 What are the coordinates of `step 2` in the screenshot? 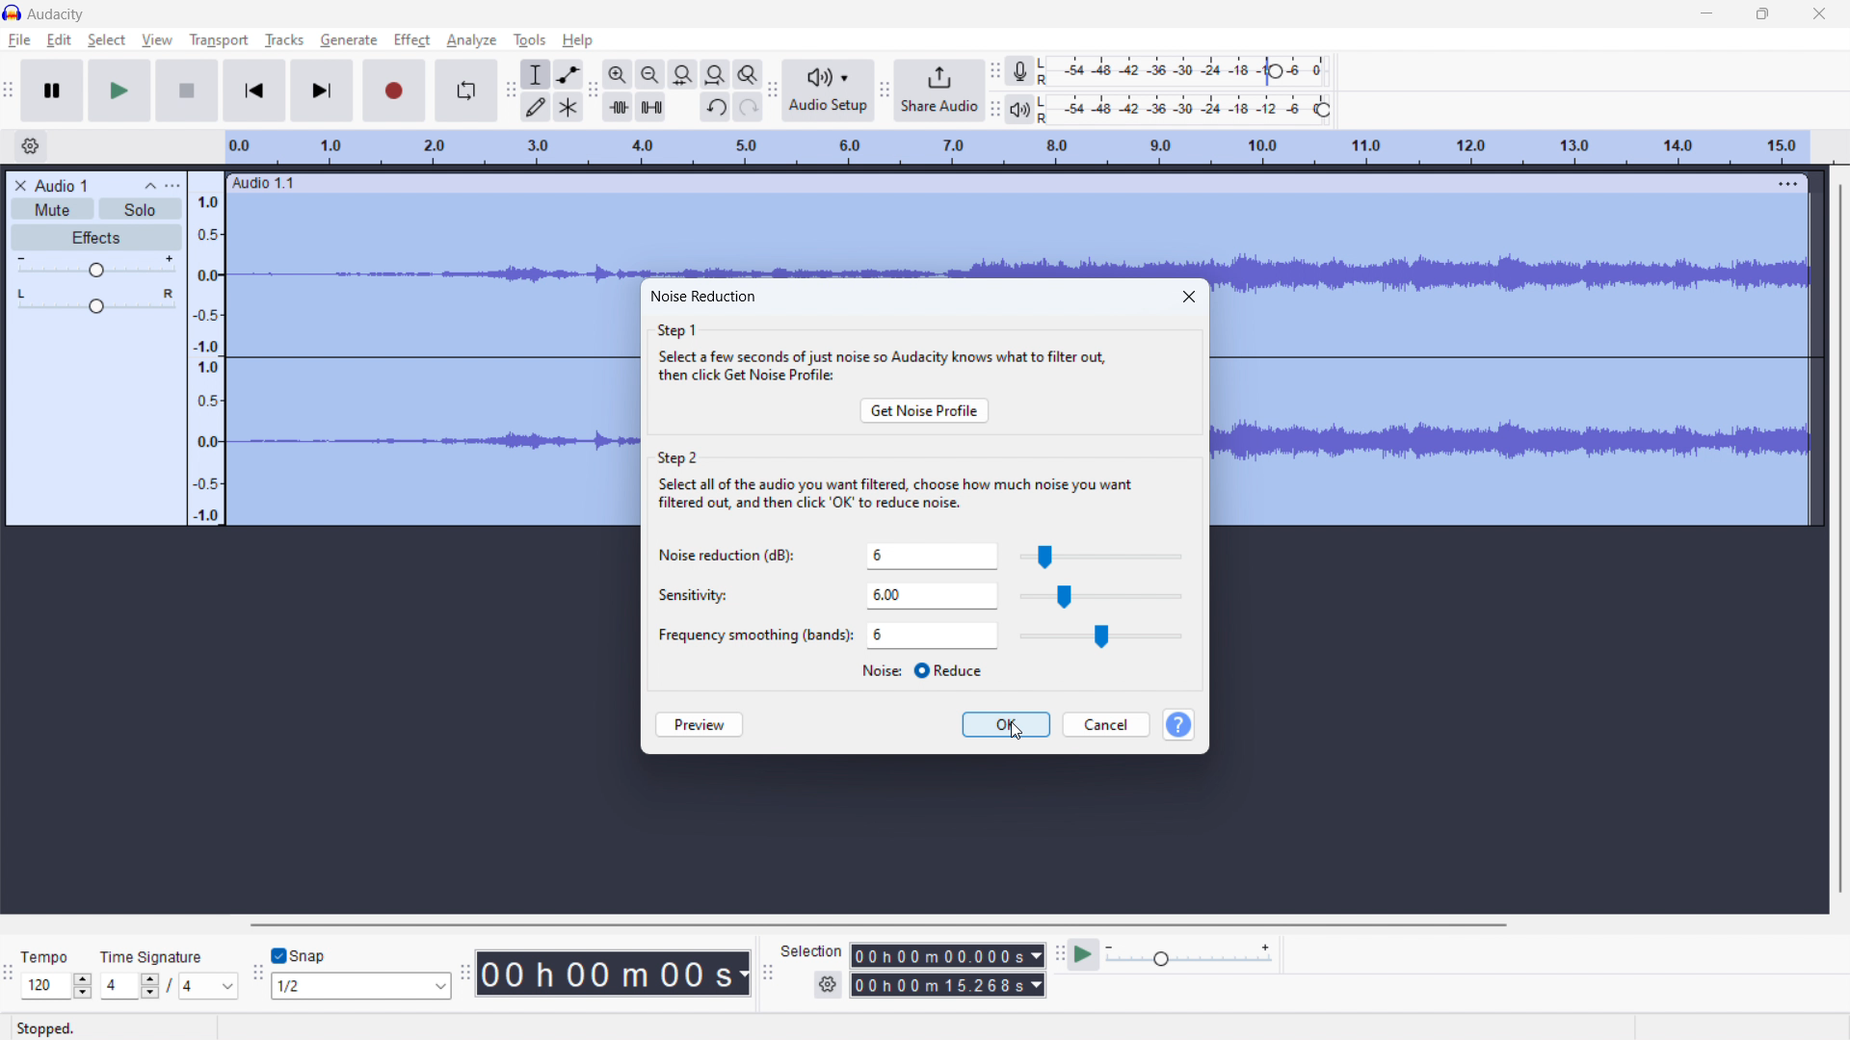 It's located at (898, 484).